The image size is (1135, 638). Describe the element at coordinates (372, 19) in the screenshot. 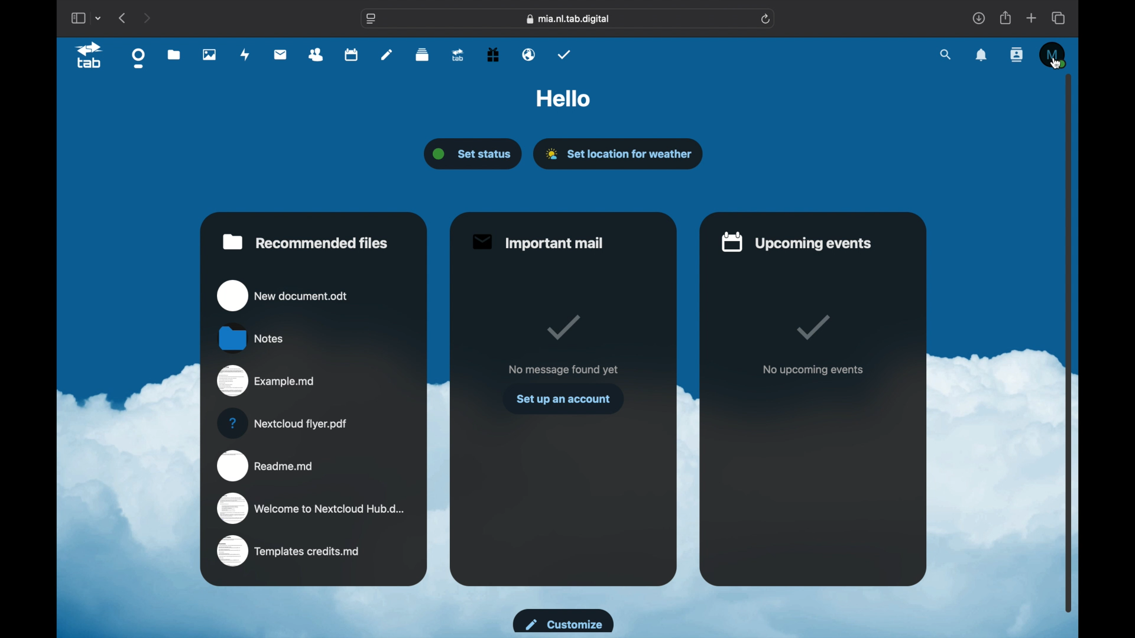

I see `website settings` at that location.